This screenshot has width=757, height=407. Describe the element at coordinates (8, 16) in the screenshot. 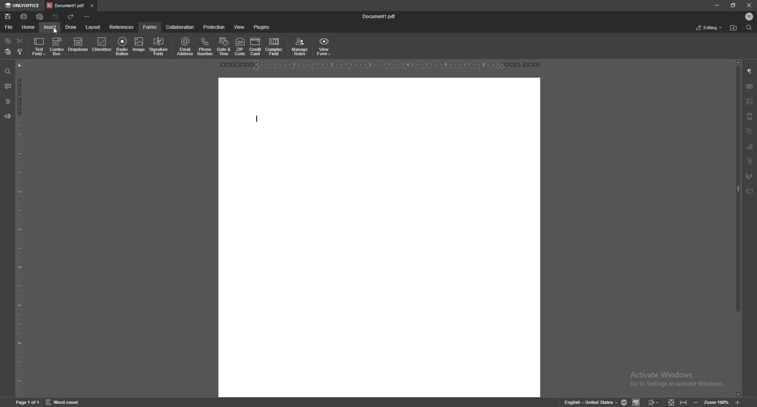

I see `save` at that location.